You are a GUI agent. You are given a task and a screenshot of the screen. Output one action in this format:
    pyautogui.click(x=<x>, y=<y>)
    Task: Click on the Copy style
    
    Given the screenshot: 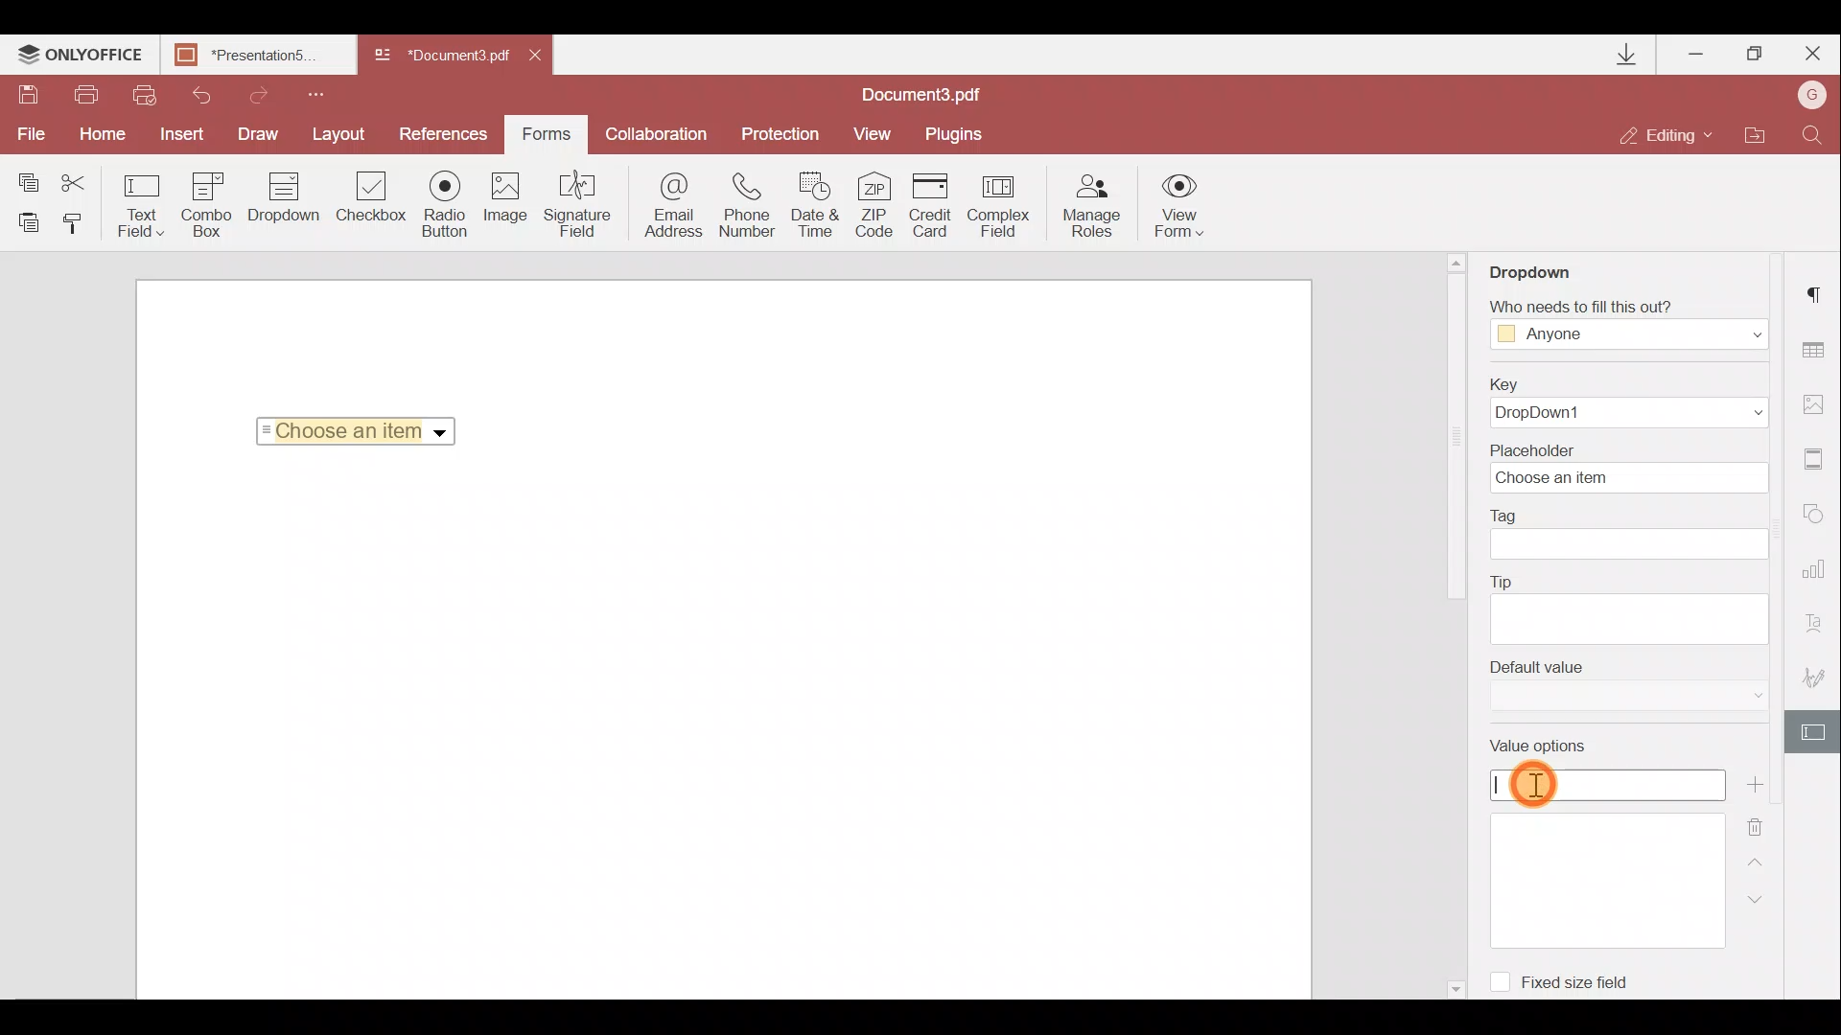 What is the action you would take?
    pyautogui.click(x=79, y=222)
    